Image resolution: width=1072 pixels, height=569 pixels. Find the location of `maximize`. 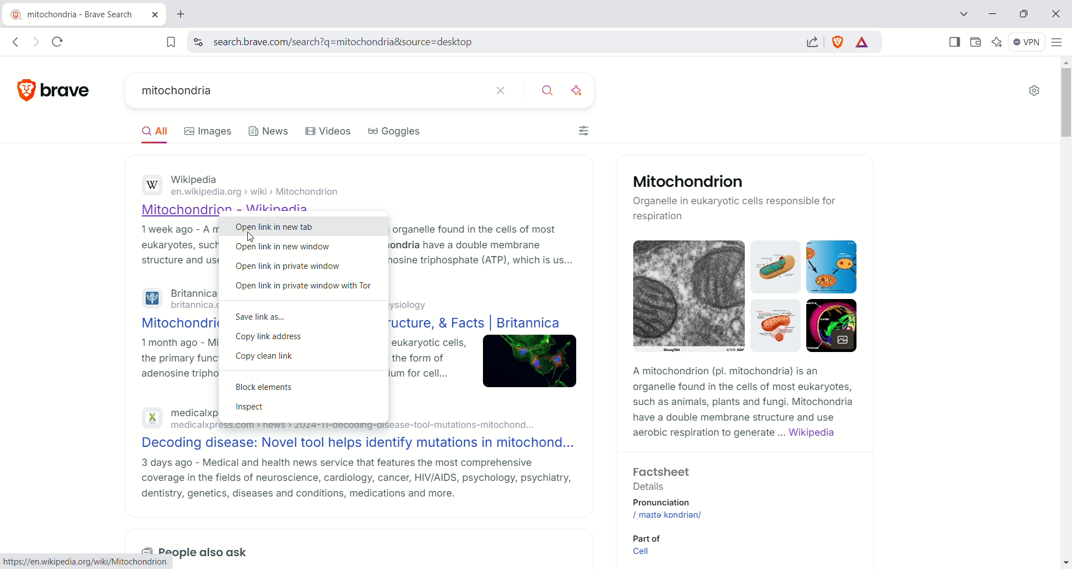

maximize is located at coordinates (1024, 15).